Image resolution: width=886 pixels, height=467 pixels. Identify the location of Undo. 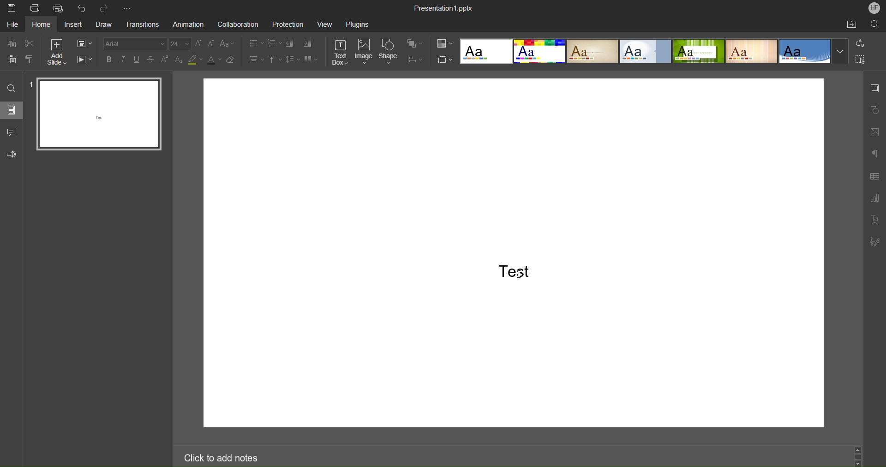
(83, 8).